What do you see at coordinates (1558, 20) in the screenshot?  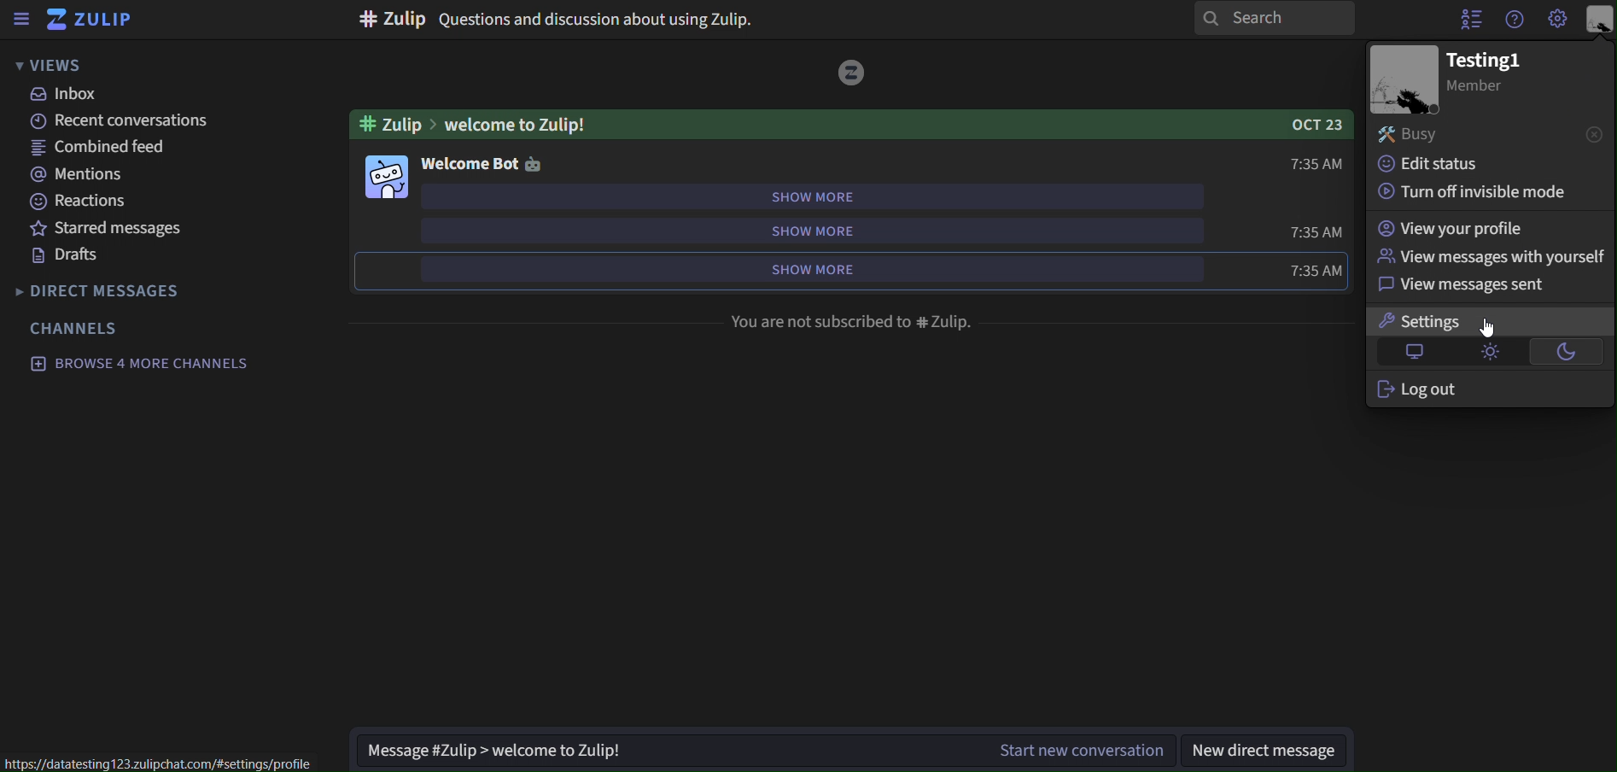 I see `main menu` at bounding box center [1558, 20].